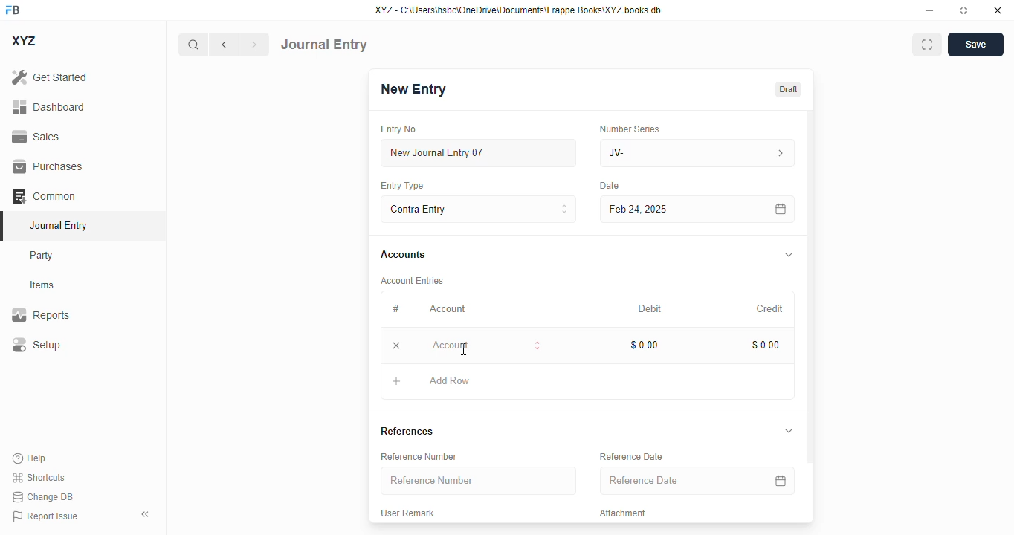 The height and width of the screenshot is (535, 1014). What do you see at coordinates (963, 10) in the screenshot?
I see `toggle maximize` at bounding box center [963, 10].